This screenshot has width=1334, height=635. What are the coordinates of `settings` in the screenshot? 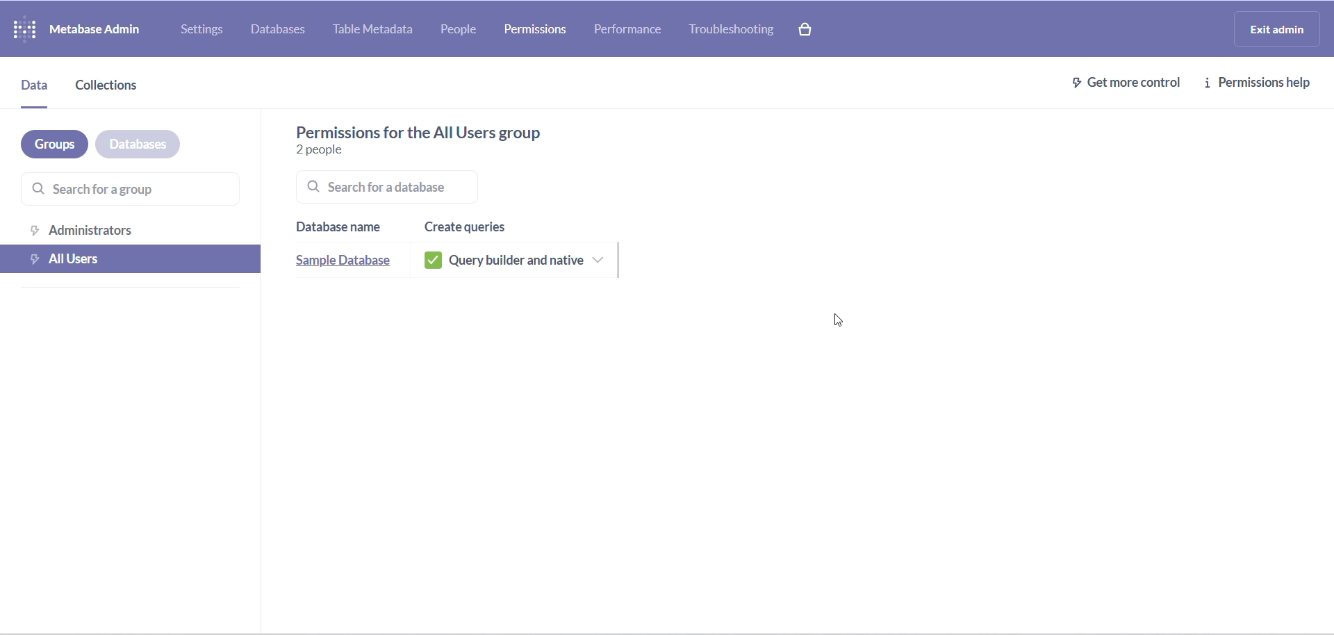 It's located at (204, 29).